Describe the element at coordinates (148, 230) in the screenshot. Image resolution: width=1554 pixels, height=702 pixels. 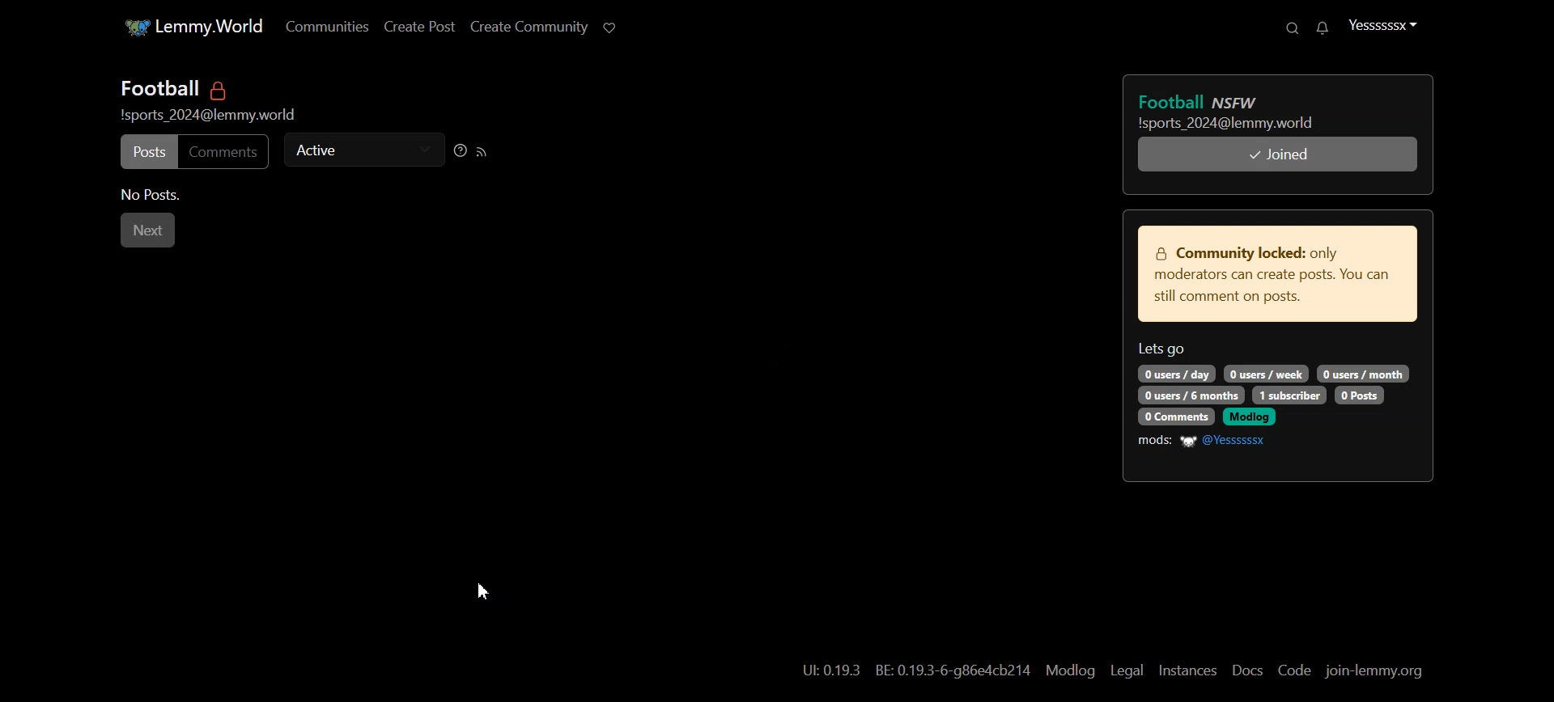
I see `Next` at that location.